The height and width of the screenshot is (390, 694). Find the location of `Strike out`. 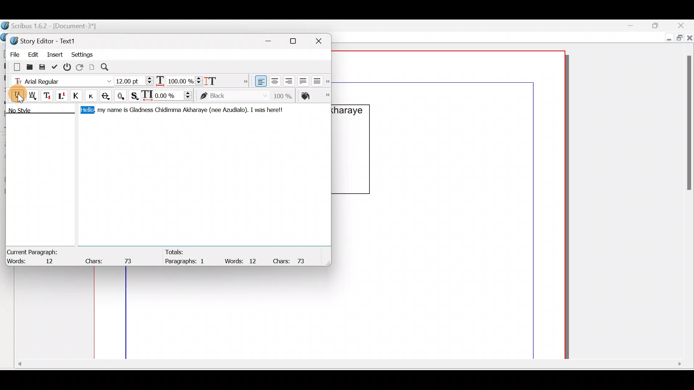

Strike out is located at coordinates (108, 96).